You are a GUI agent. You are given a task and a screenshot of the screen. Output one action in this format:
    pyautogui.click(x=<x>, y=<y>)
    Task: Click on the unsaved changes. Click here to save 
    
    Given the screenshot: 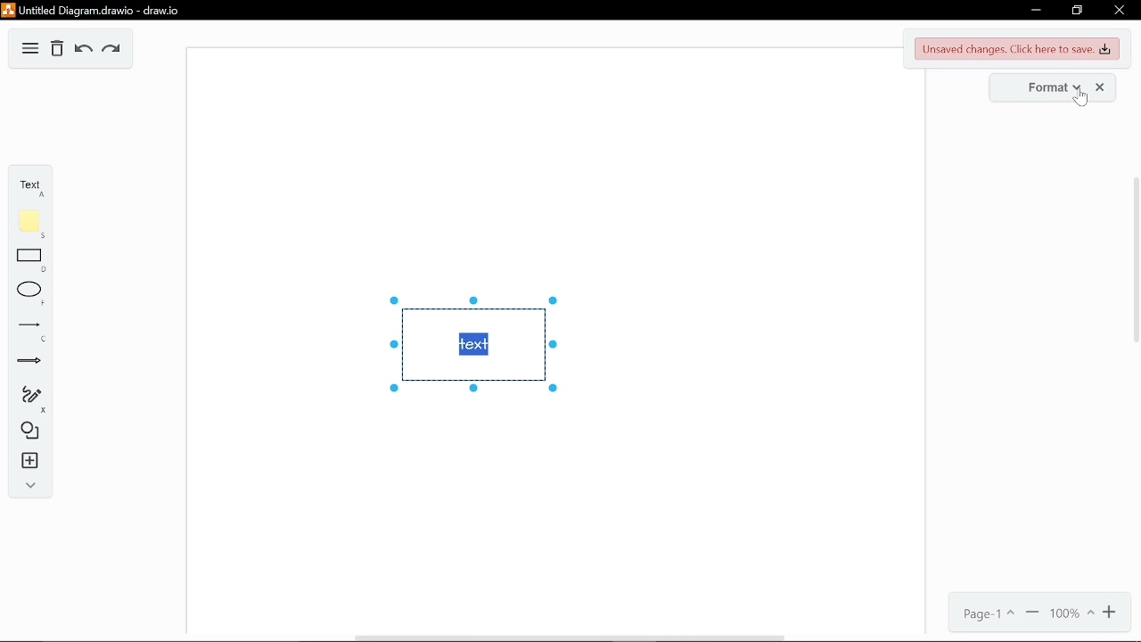 What is the action you would take?
    pyautogui.click(x=1014, y=49)
    